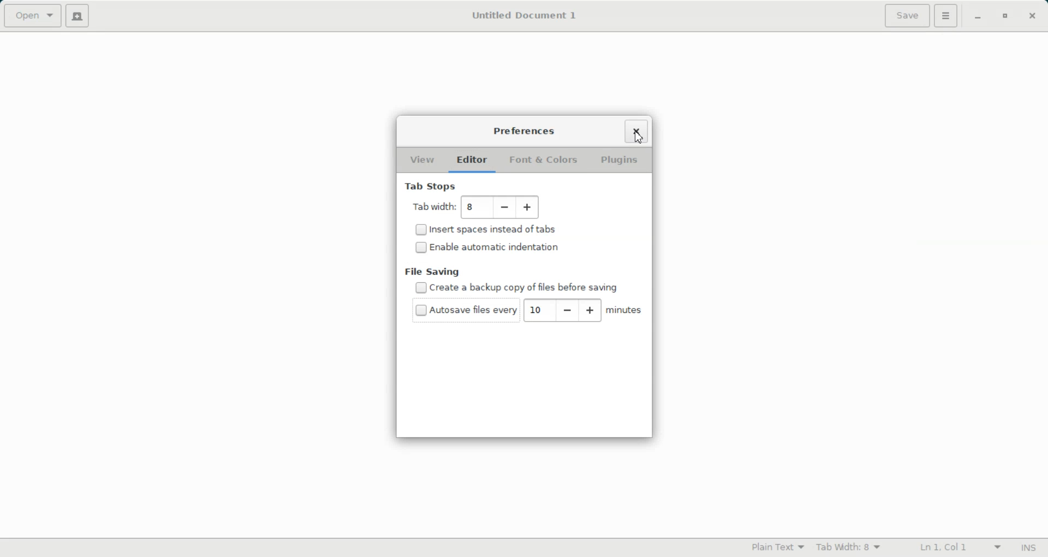  Describe the element at coordinates (536, 310) in the screenshot. I see `10` at that location.